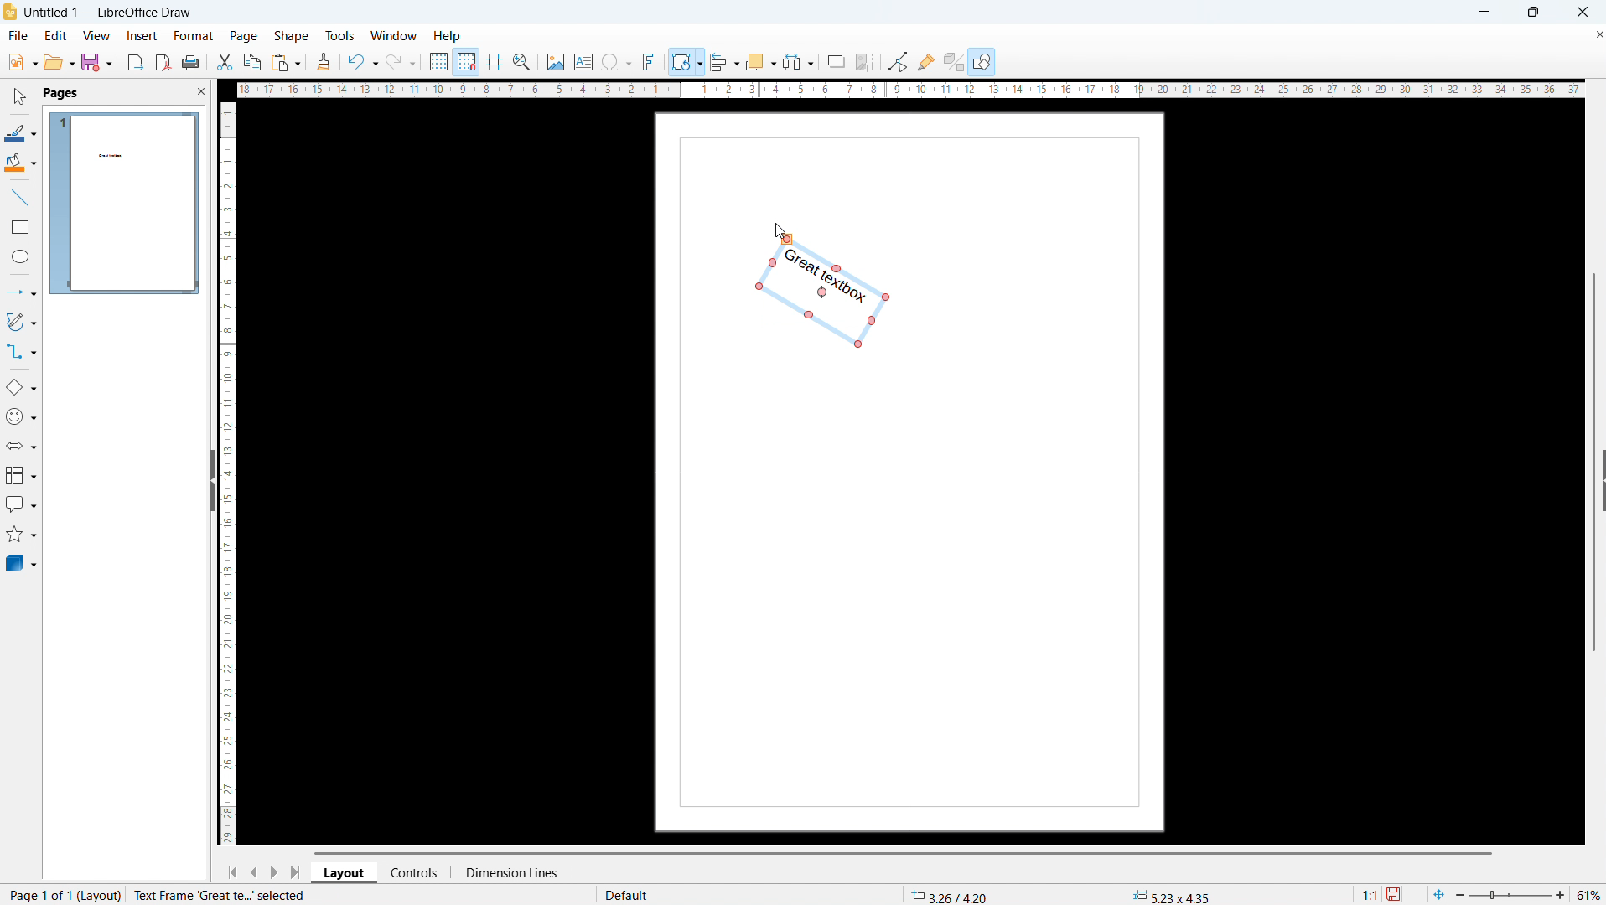 Image resolution: width=1606 pixels, height=905 pixels. I want to click on document title, so click(110, 12).